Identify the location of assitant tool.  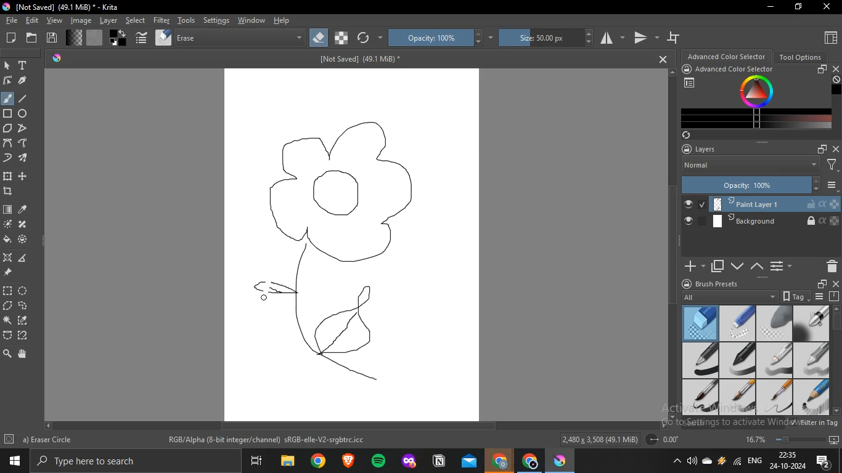
(9, 257).